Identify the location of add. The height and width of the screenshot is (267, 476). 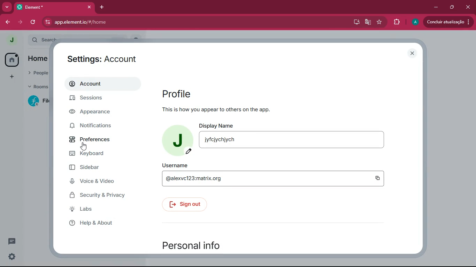
(11, 77).